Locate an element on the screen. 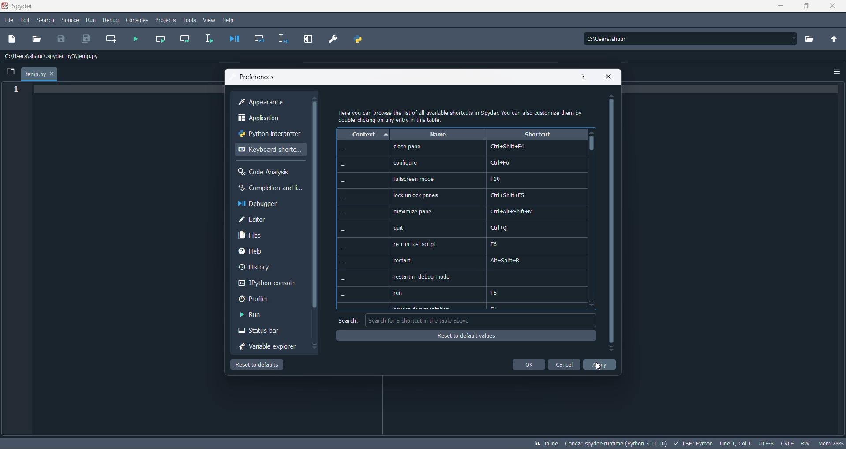 This screenshot has width=846, height=449. run is located at coordinates (91, 19).